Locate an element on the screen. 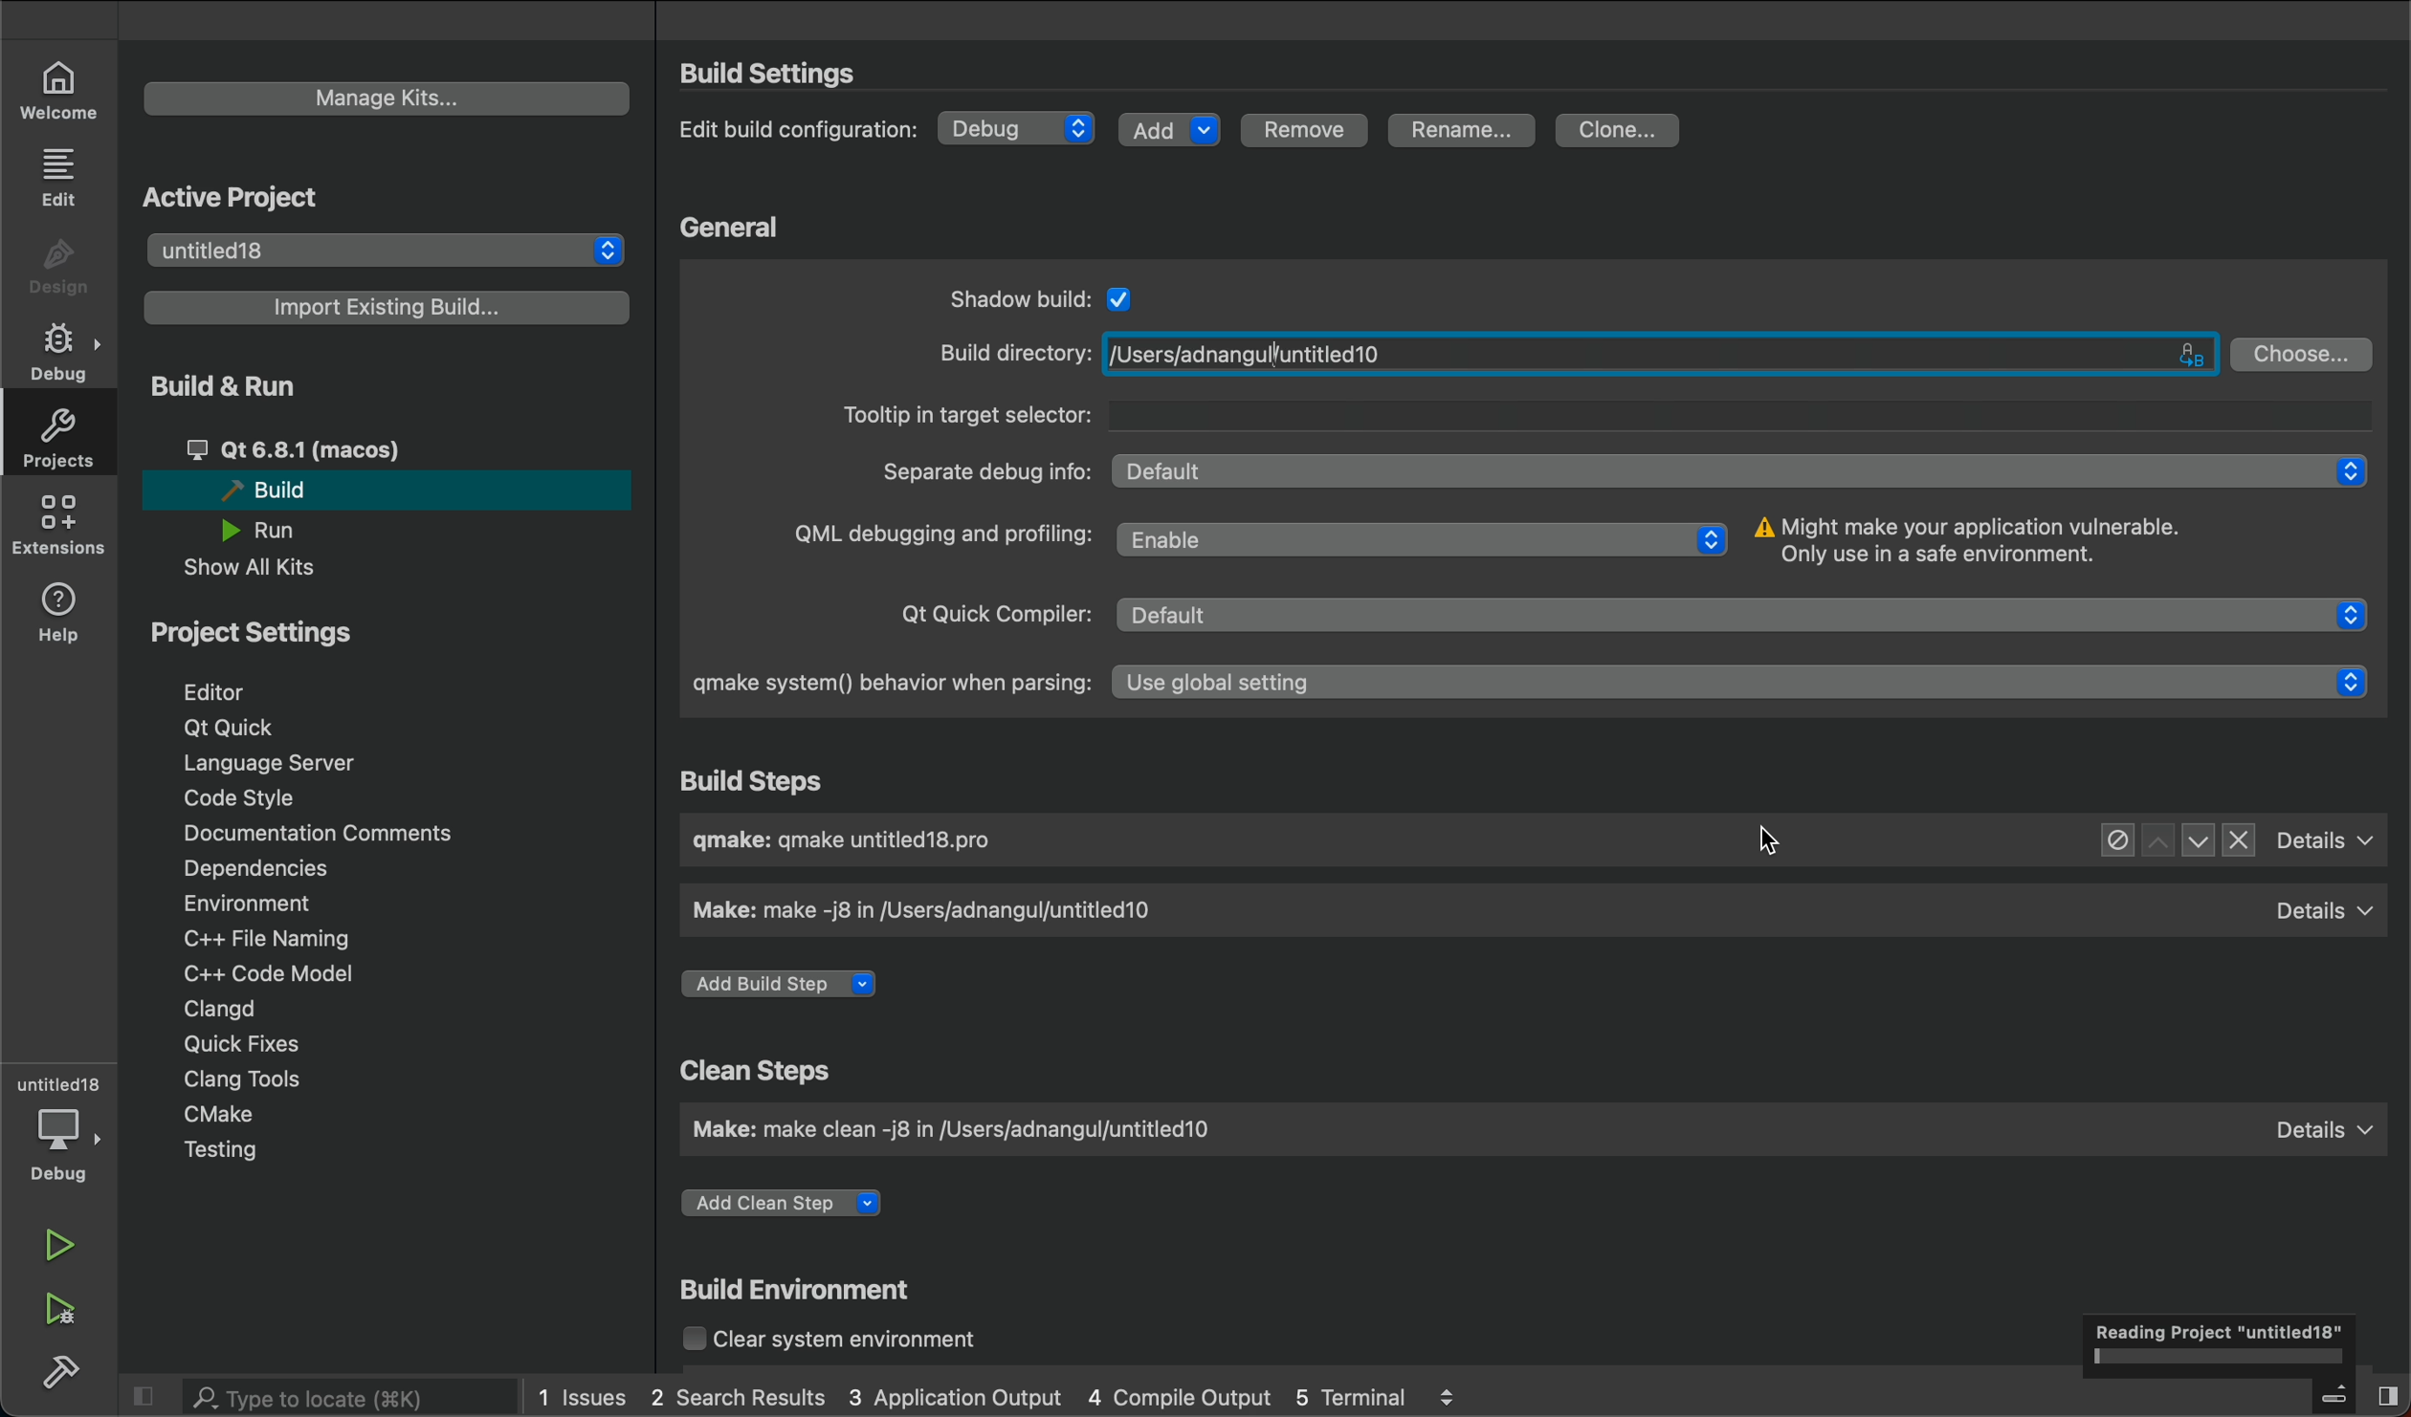  Default is located at coordinates (1750, 618).